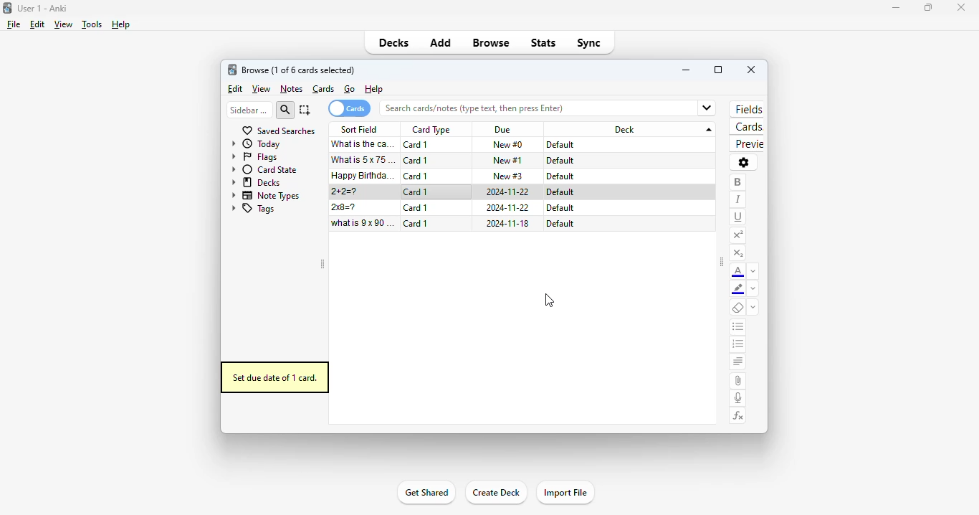  What do you see at coordinates (738, 290) in the screenshot?
I see `text highlighting color` at bounding box center [738, 290].